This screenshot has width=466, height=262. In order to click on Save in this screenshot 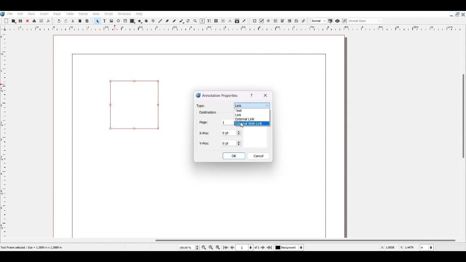, I will do `click(21, 21)`.